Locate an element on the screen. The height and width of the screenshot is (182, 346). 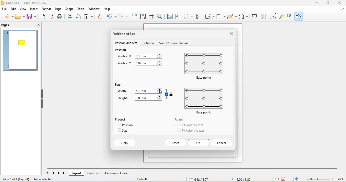
maximize is located at coordinates (328, 3).